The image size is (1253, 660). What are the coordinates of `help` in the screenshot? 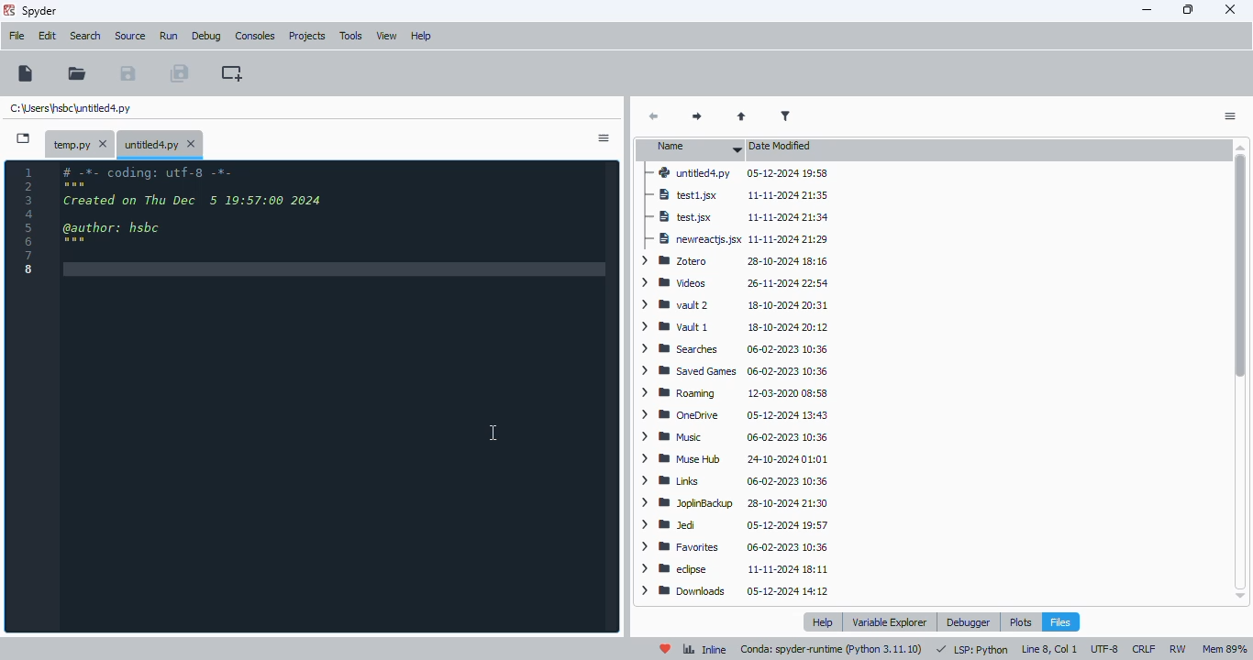 It's located at (822, 622).